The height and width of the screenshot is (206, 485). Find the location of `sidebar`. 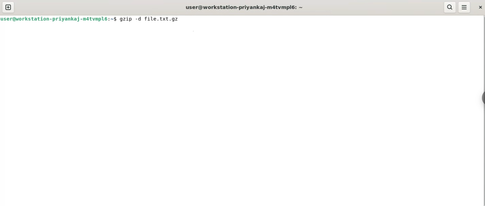

sidebar is located at coordinates (482, 98).